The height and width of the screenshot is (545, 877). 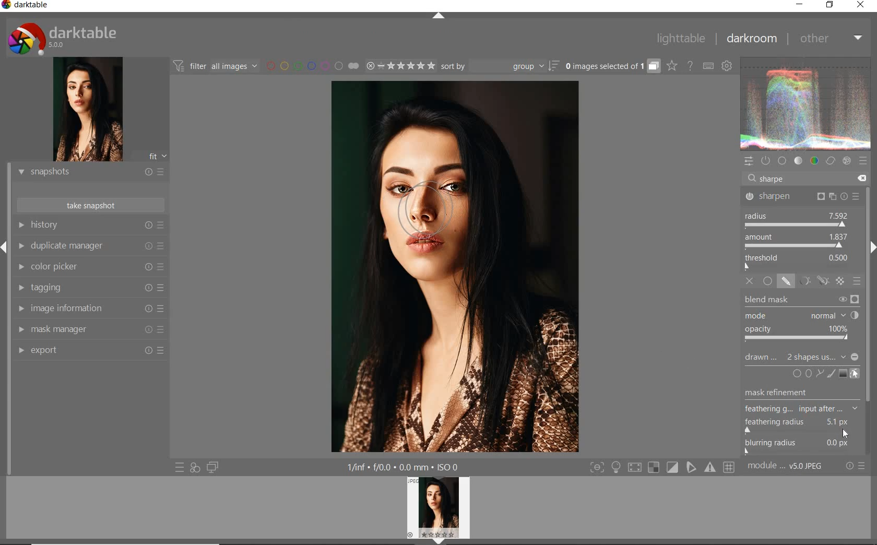 I want to click on search modules by name, so click(x=806, y=178).